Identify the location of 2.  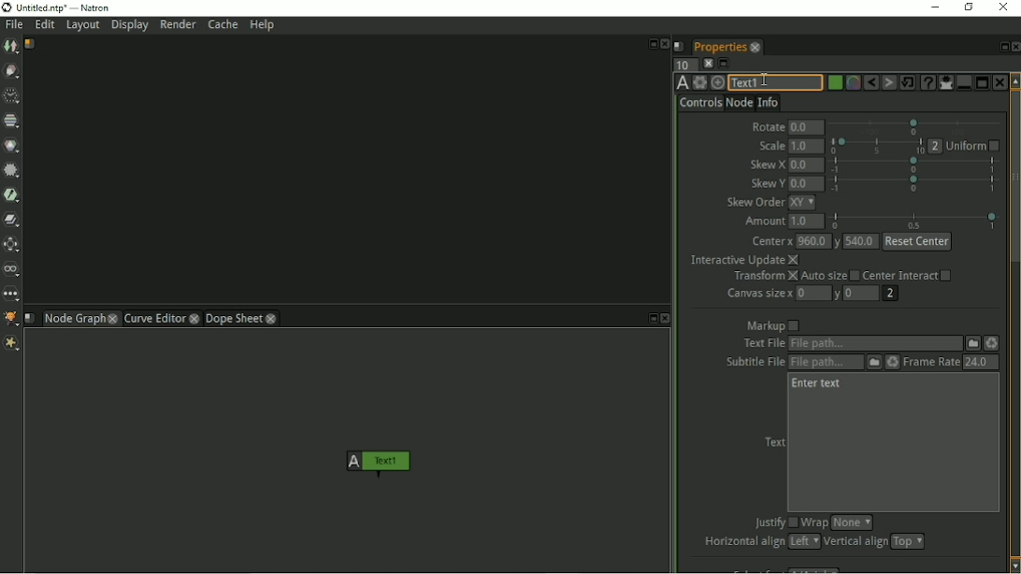
(889, 294).